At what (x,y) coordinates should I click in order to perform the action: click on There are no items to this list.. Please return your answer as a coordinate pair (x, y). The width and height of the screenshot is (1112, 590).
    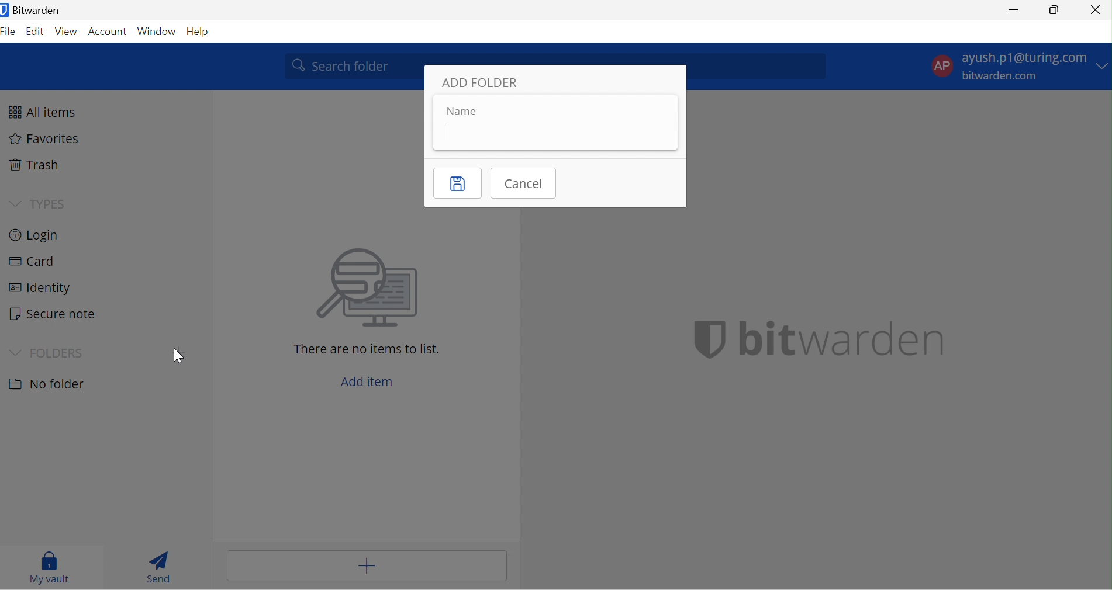
    Looking at the image, I should click on (371, 350).